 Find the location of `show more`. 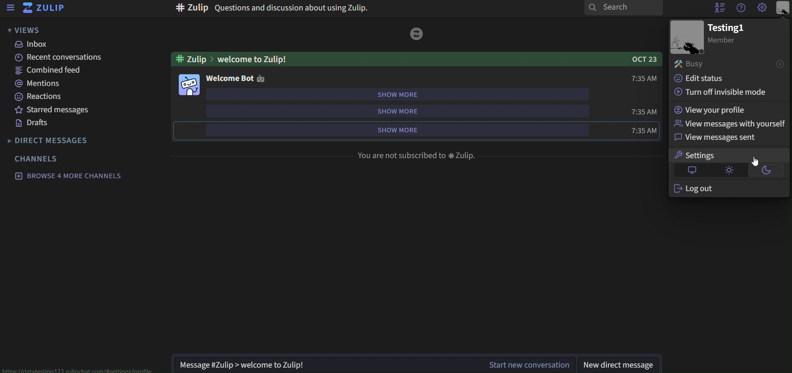

show more is located at coordinates (392, 94).